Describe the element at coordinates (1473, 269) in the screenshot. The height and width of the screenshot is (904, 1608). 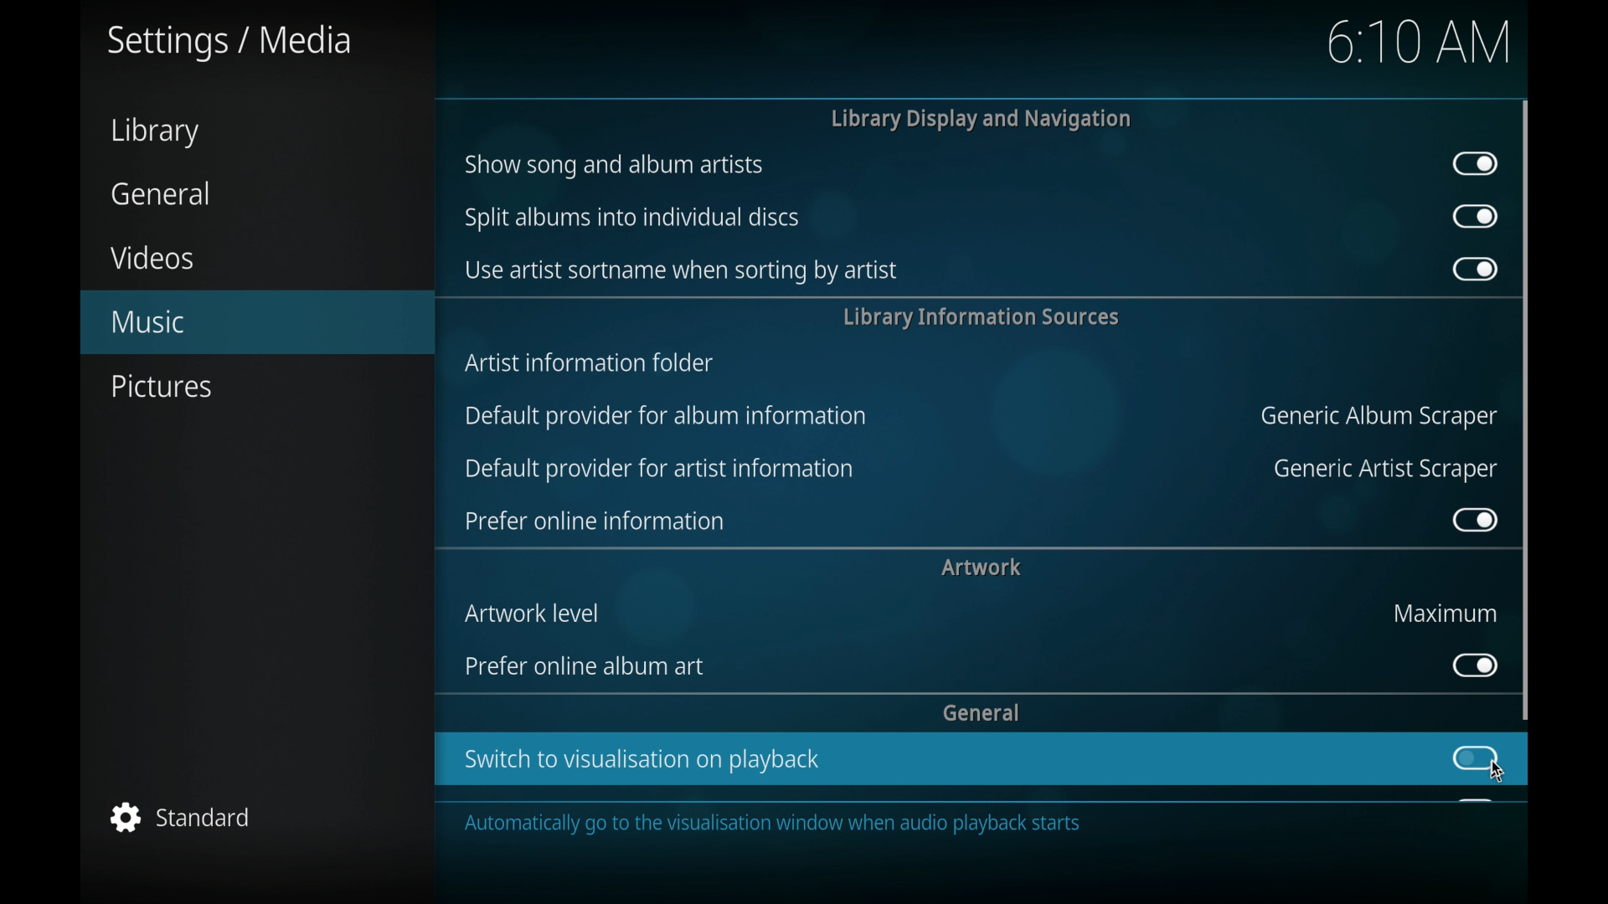
I see `toggle button` at that location.